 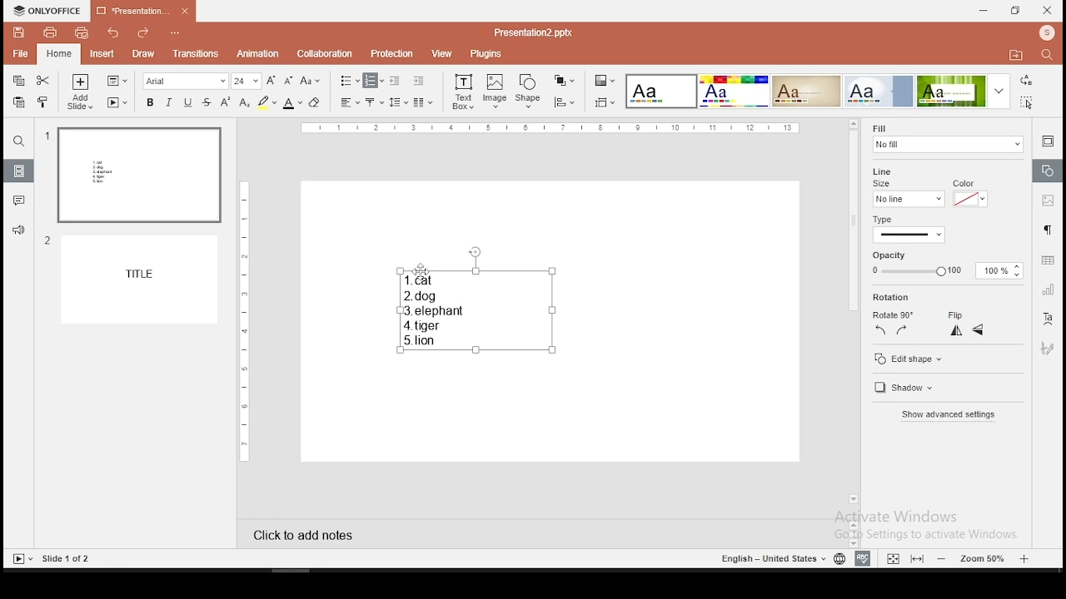 I want to click on vertical alignment, so click(x=376, y=101).